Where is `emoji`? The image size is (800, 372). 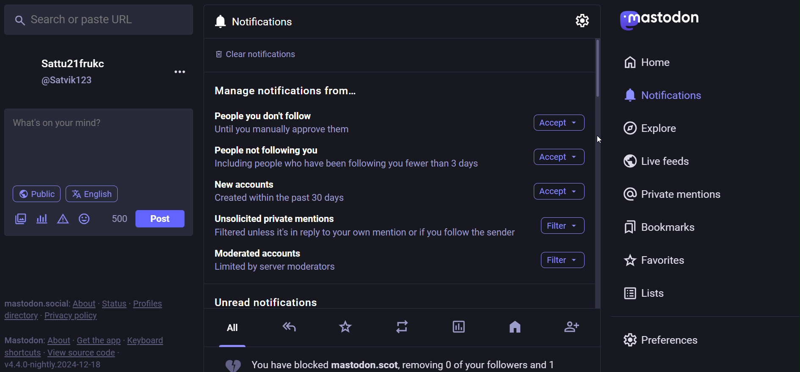
emoji is located at coordinates (85, 219).